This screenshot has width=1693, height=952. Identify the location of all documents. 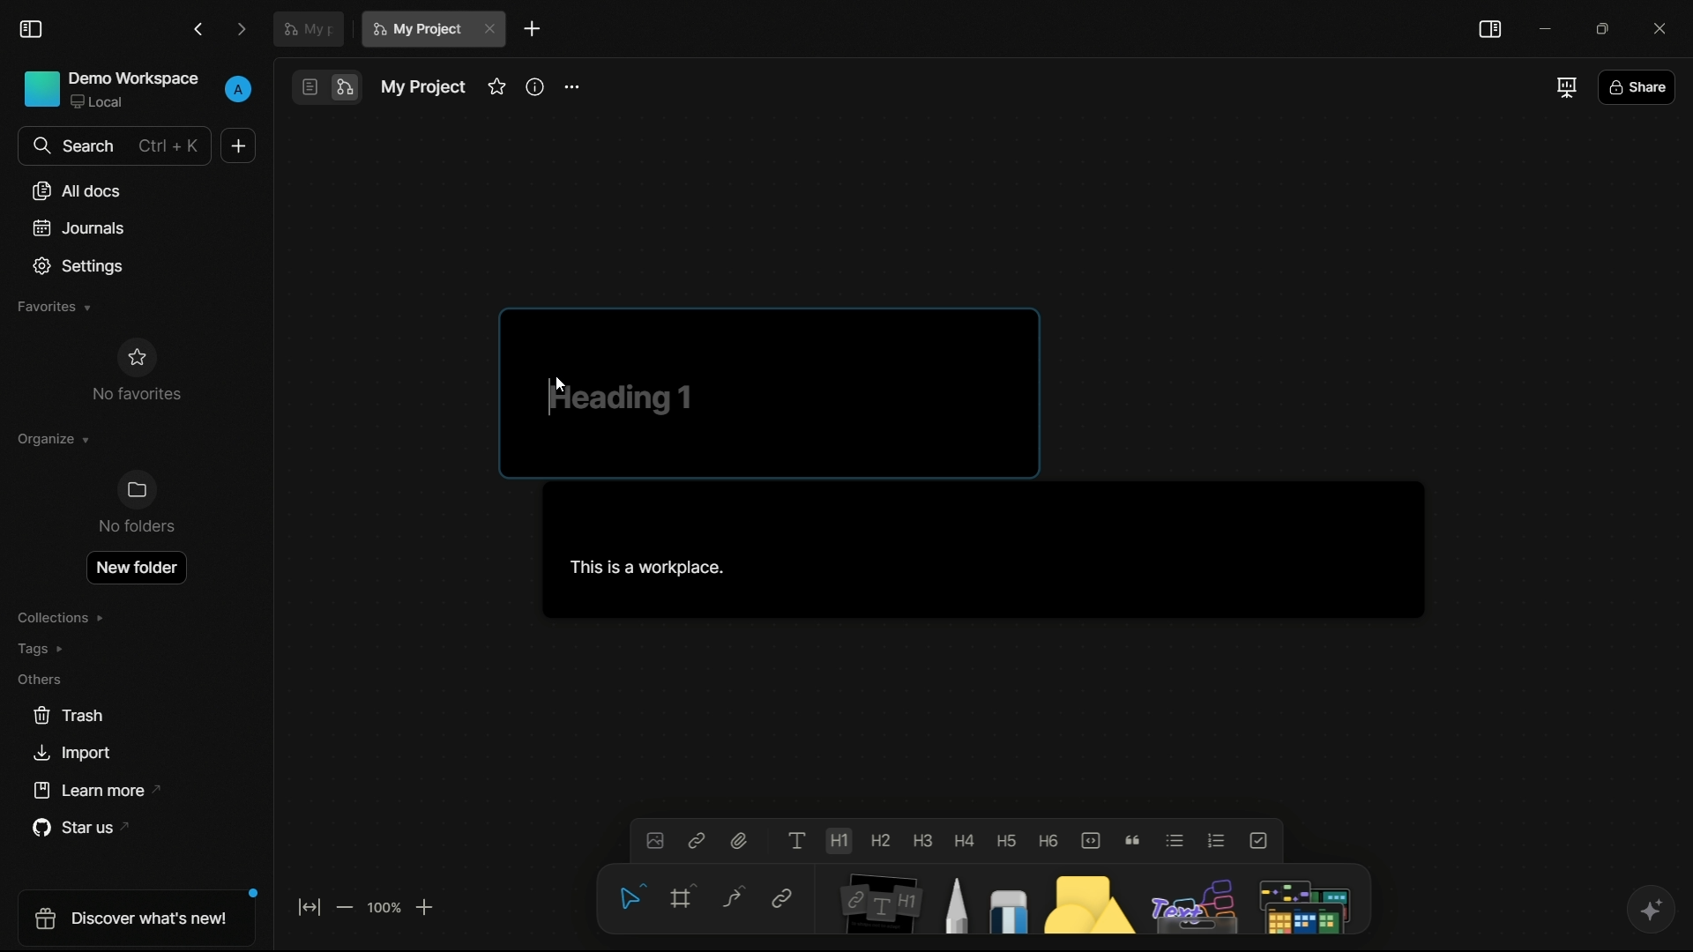
(77, 190).